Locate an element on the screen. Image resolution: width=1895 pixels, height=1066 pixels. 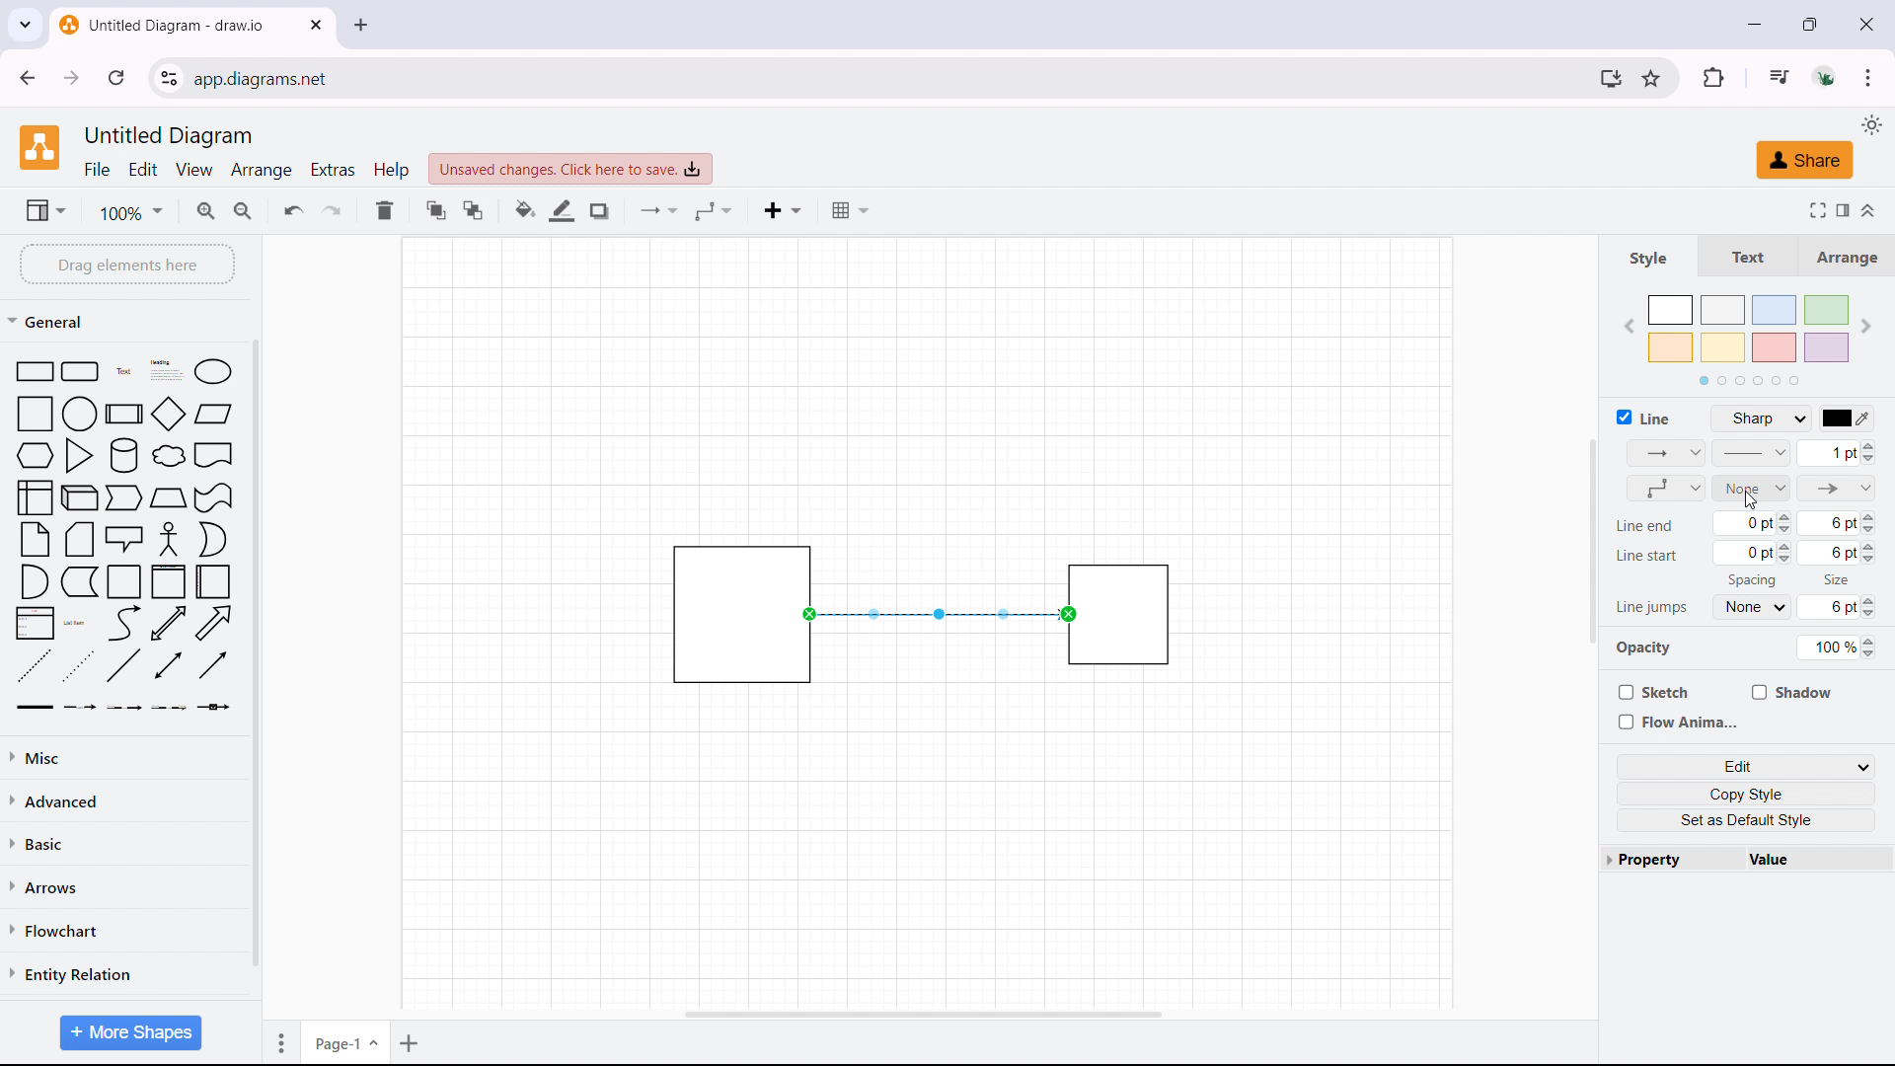
scrollbar is located at coordinates (255, 655).